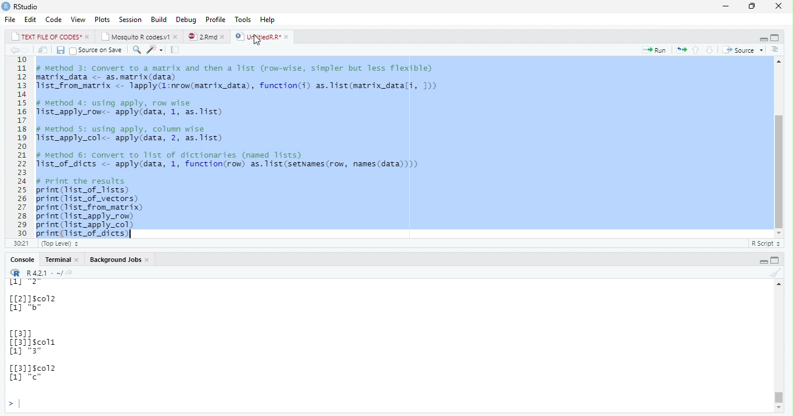 This screenshot has height=416, width=793. Describe the element at coordinates (158, 19) in the screenshot. I see `Build` at that location.